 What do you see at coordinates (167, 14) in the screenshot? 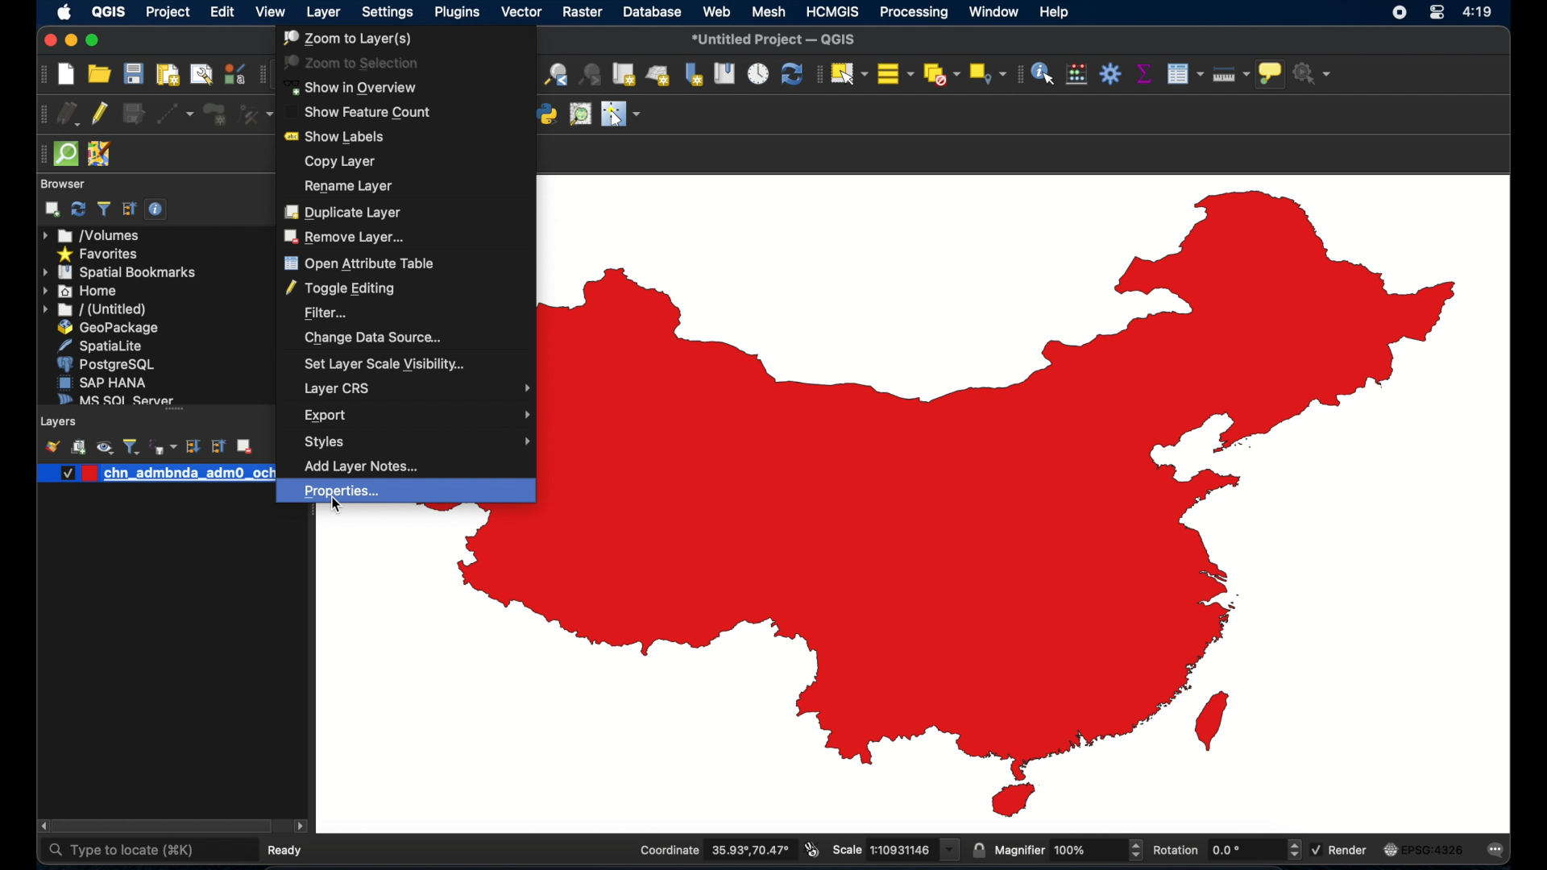
I see `project` at bounding box center [167, 14].